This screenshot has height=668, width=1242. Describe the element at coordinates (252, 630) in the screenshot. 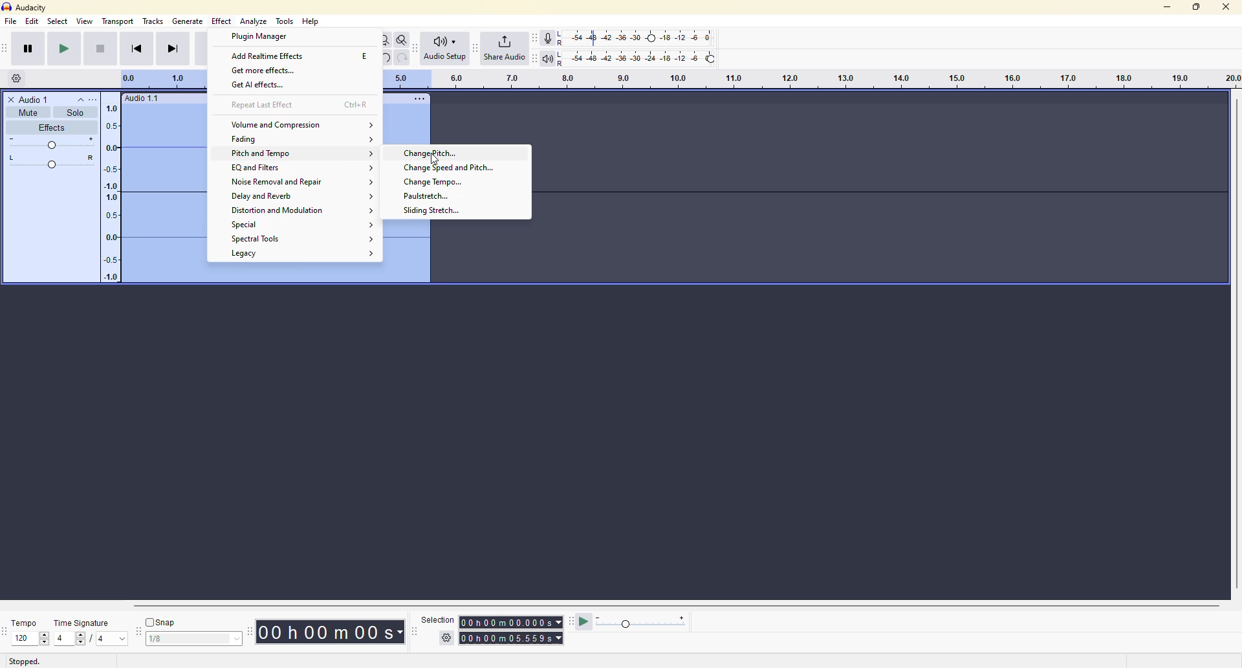

I see `time toolbar` at that location.